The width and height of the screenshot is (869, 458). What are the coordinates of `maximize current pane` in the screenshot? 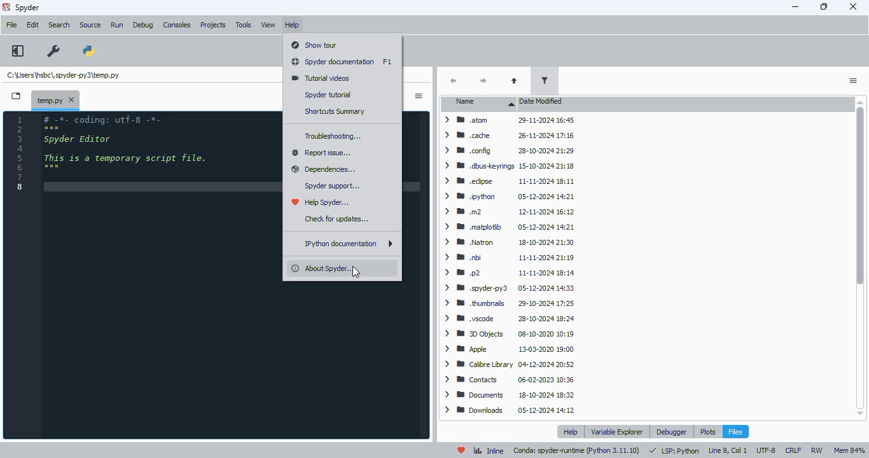 It's located at (17, 51).